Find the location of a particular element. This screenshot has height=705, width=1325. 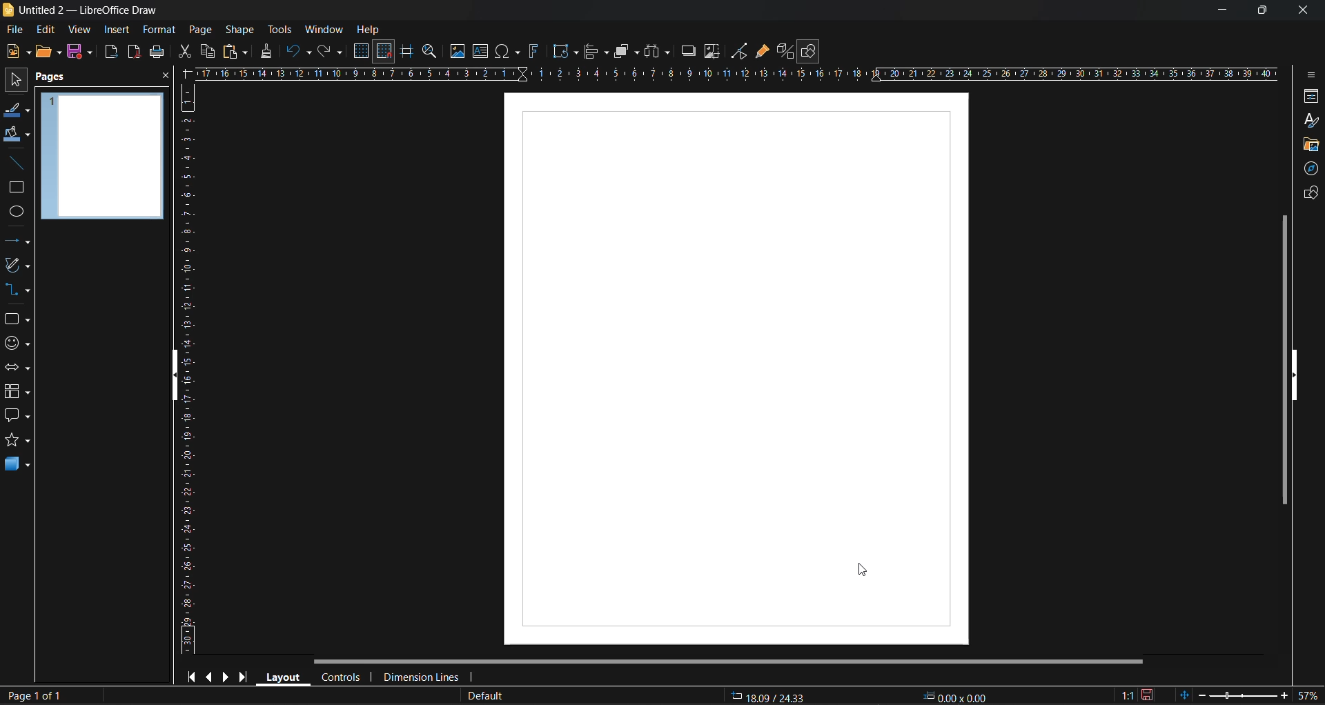

toggle extrusion is located at coordinates (787, 51).